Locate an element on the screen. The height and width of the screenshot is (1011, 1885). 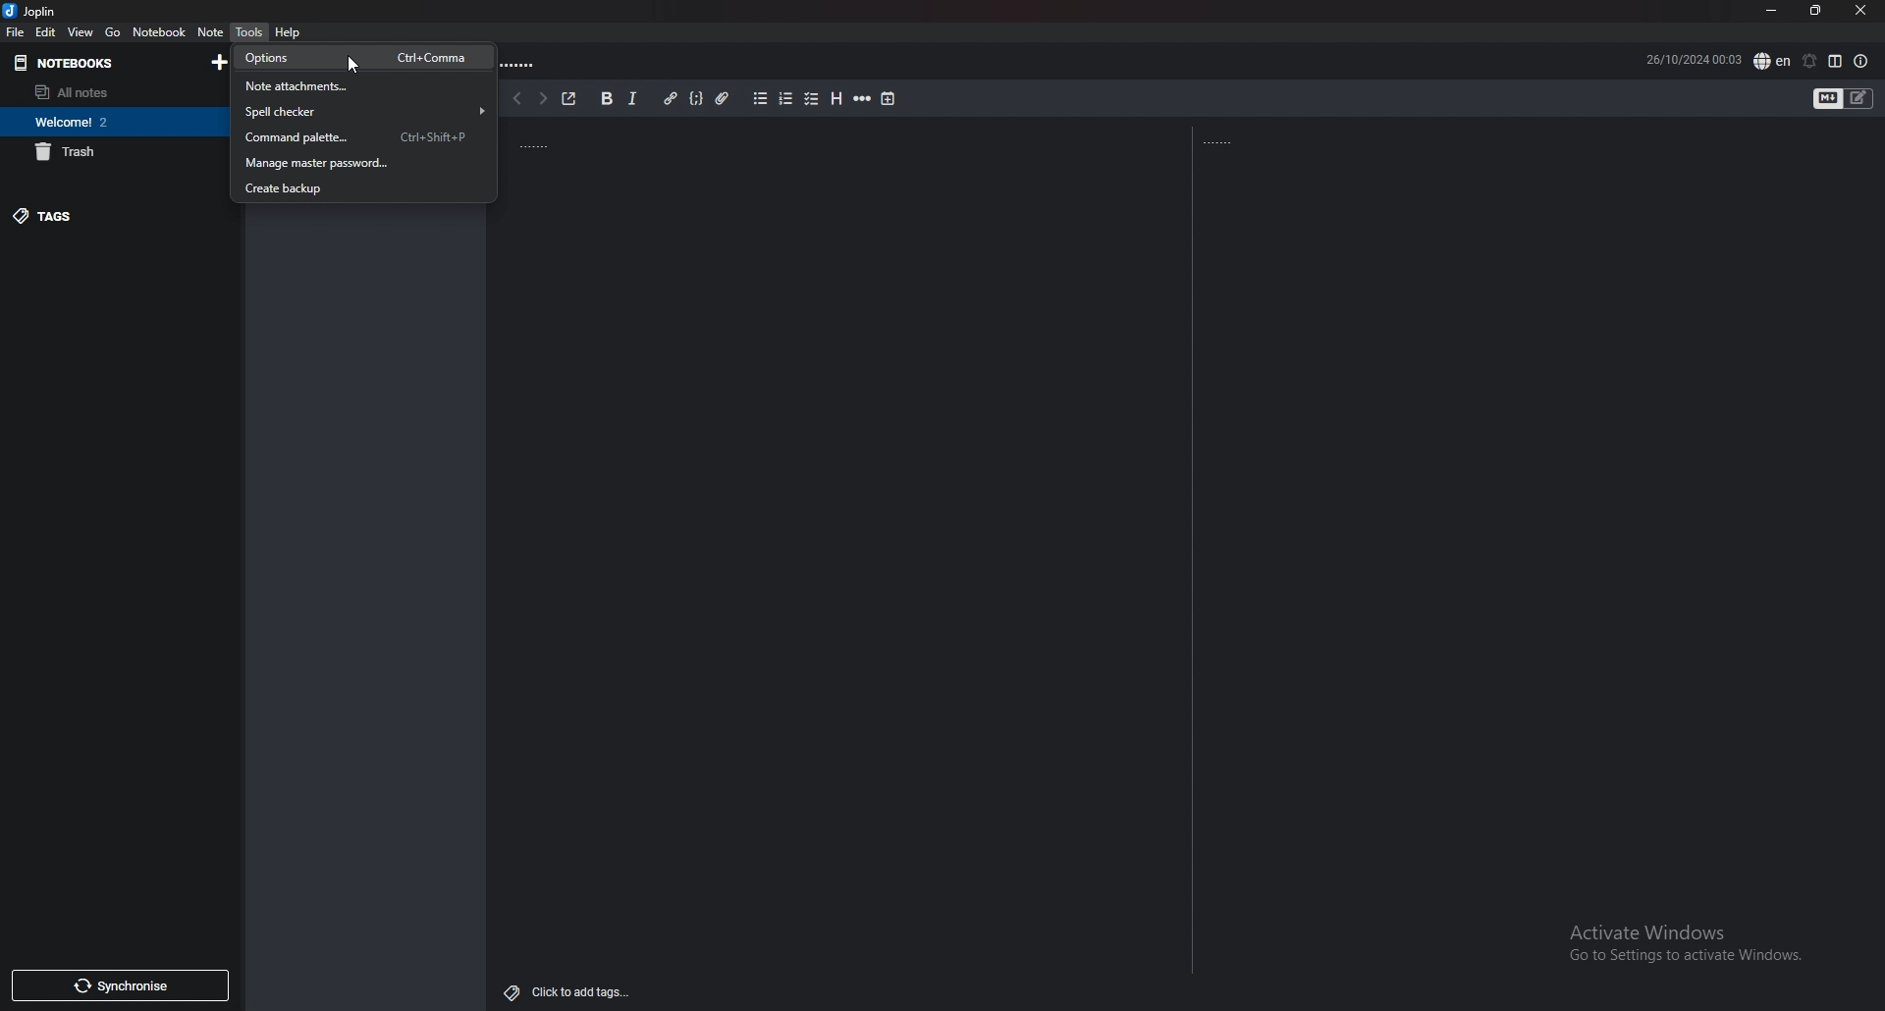
add tags is located at coordinates (570, 991).